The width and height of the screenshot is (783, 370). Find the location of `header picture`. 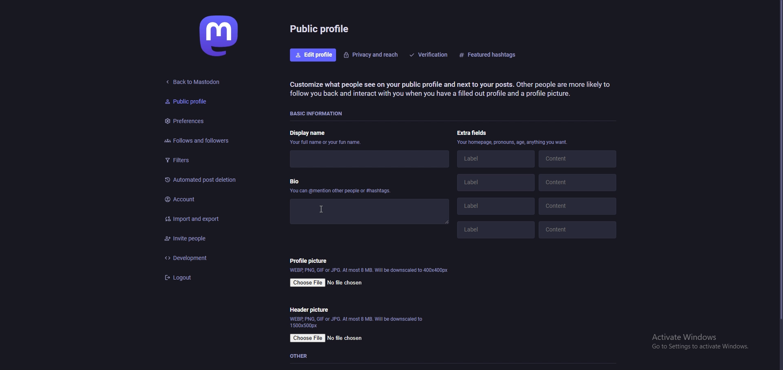

header picture is located at coordinates (309, 310).